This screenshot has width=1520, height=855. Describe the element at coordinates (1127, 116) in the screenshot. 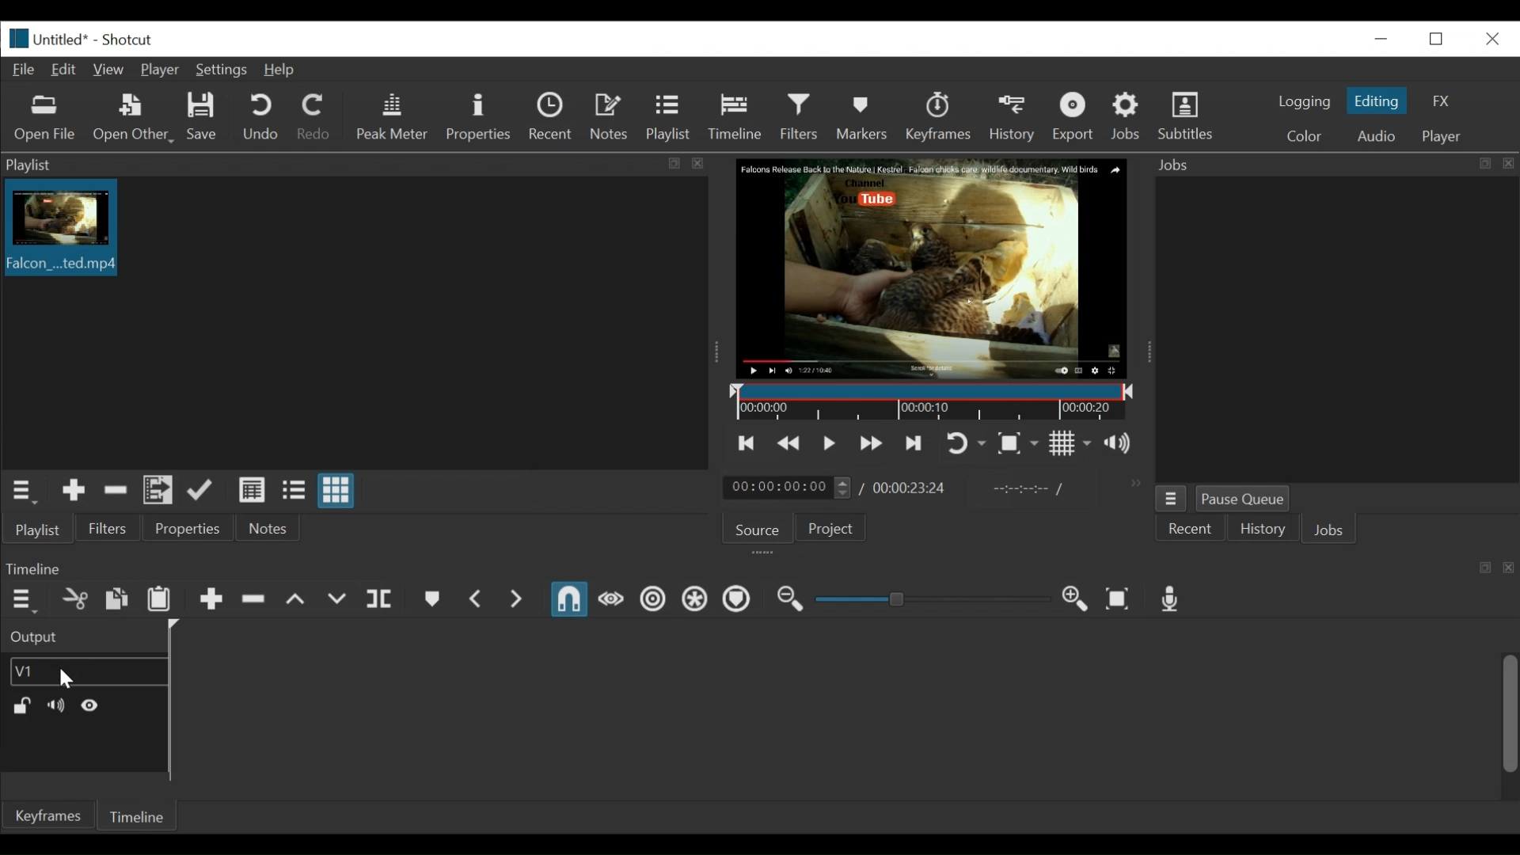

I see `Jobs` at that location.